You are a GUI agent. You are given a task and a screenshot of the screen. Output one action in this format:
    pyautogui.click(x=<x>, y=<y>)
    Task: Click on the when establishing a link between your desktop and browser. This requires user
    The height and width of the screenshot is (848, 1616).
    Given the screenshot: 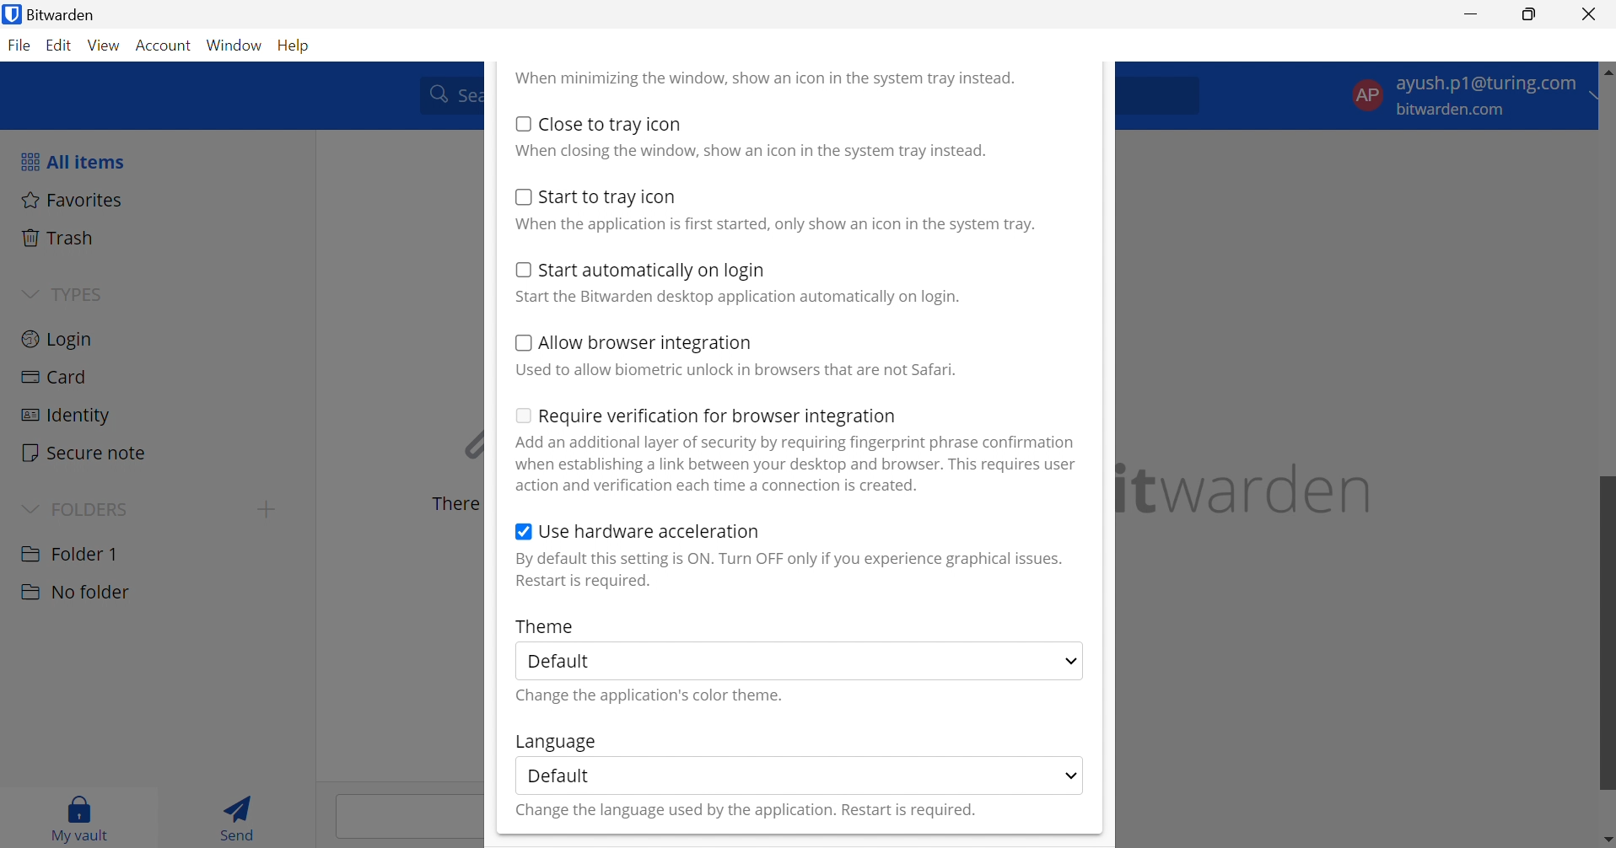 What is the action you would take?
    pyautogui.click(x=797, y=464)
    